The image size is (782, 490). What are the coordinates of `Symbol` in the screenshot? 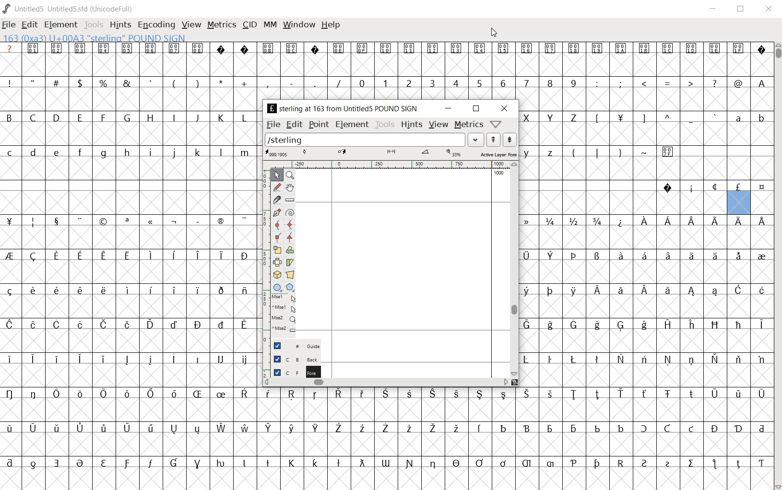 It's located at (244, 220).